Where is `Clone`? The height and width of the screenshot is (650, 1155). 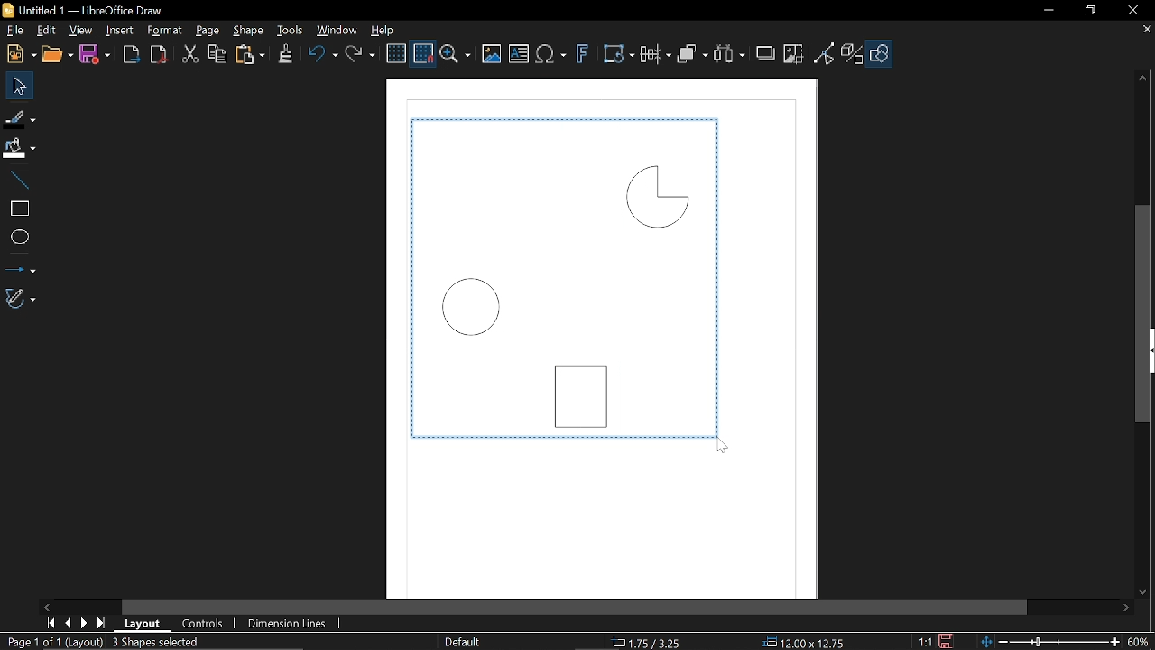
Clone is located at coordinates (284, 54).